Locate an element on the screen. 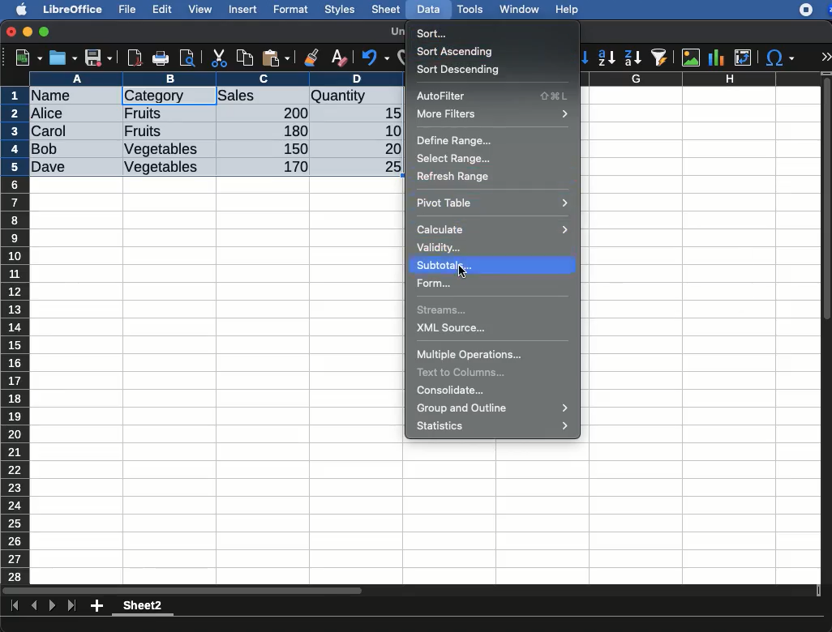 This screenshot has height=632, width=832. scroll is located at coordinates (828, 327).